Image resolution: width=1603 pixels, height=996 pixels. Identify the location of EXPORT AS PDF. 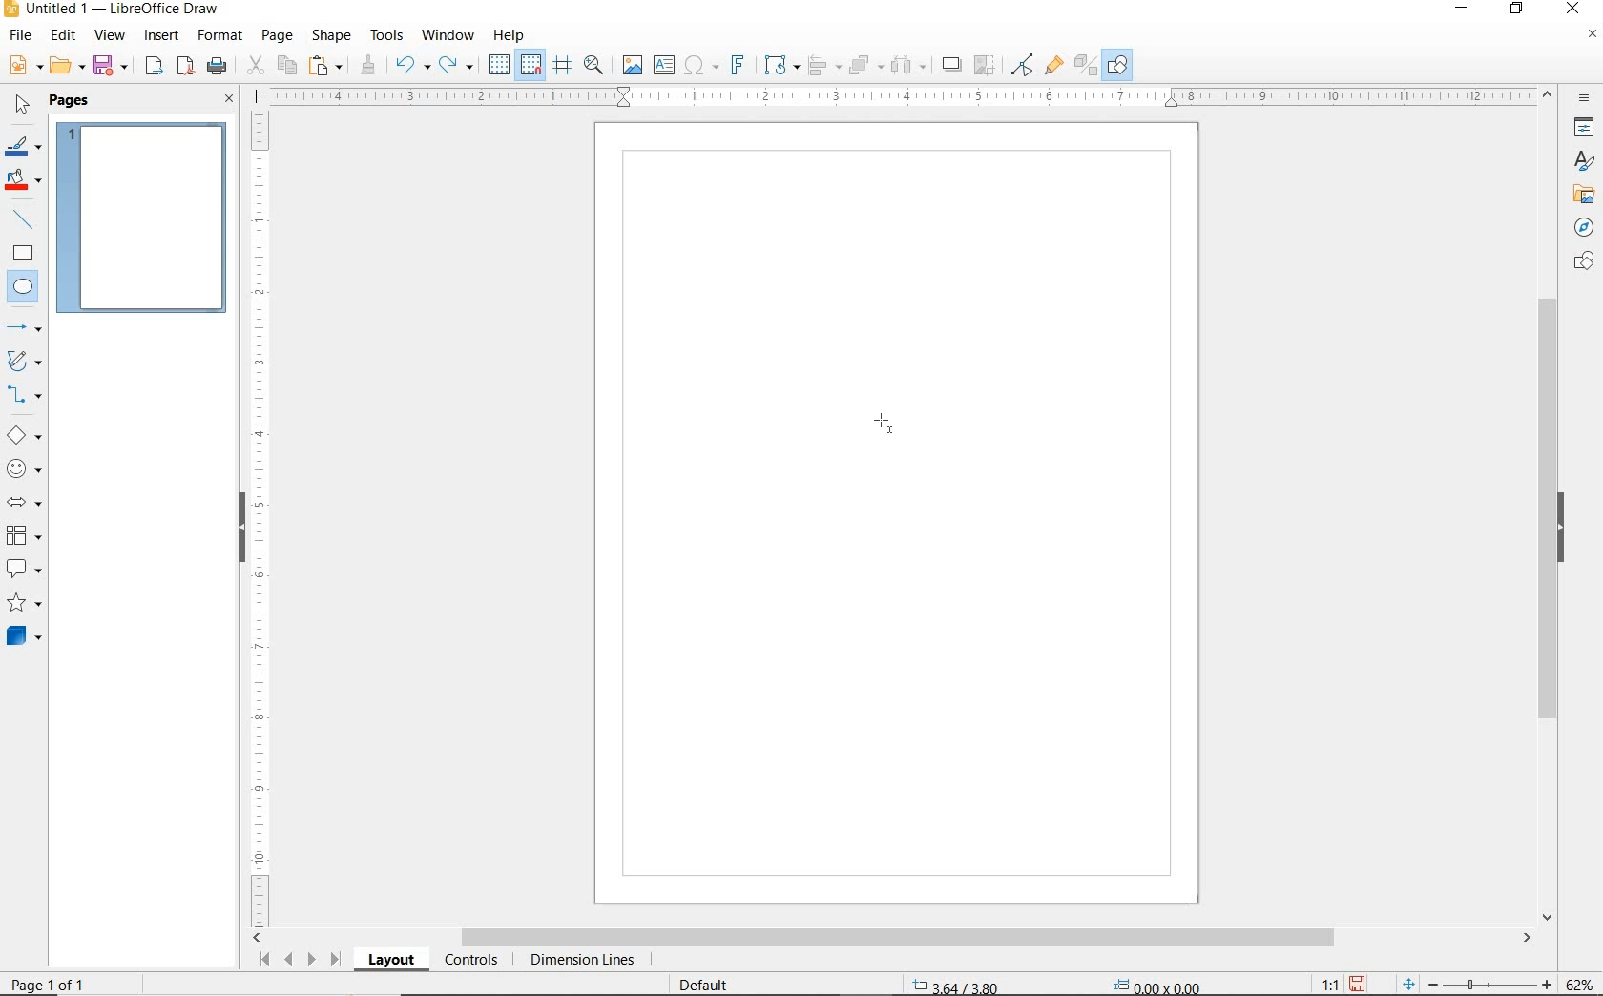
(186, 68).